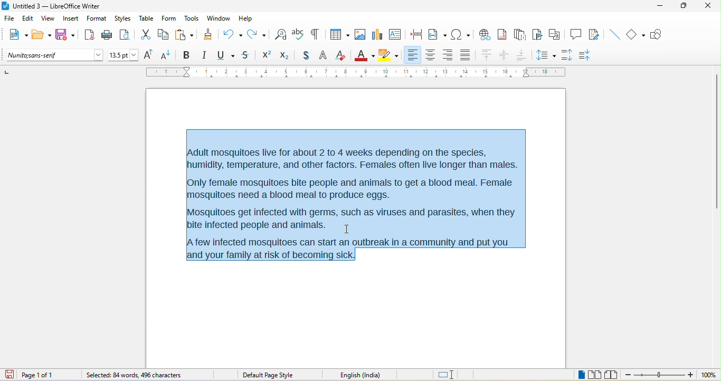 This screenshot has width=721, height=381. I want to click on new, so click(16, 36).